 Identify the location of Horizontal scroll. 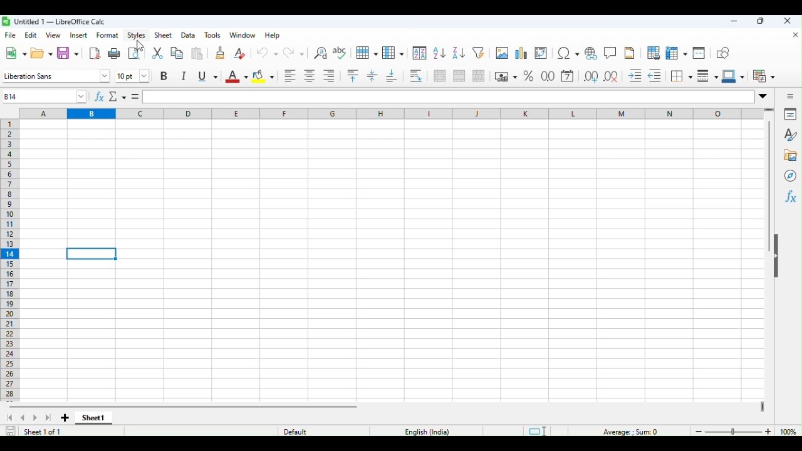
(185, 405).